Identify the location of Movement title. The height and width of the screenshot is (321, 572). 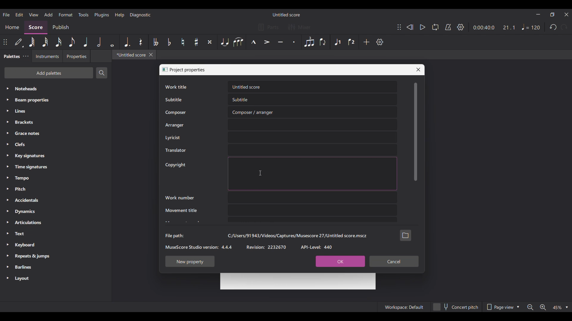
(181, 210).